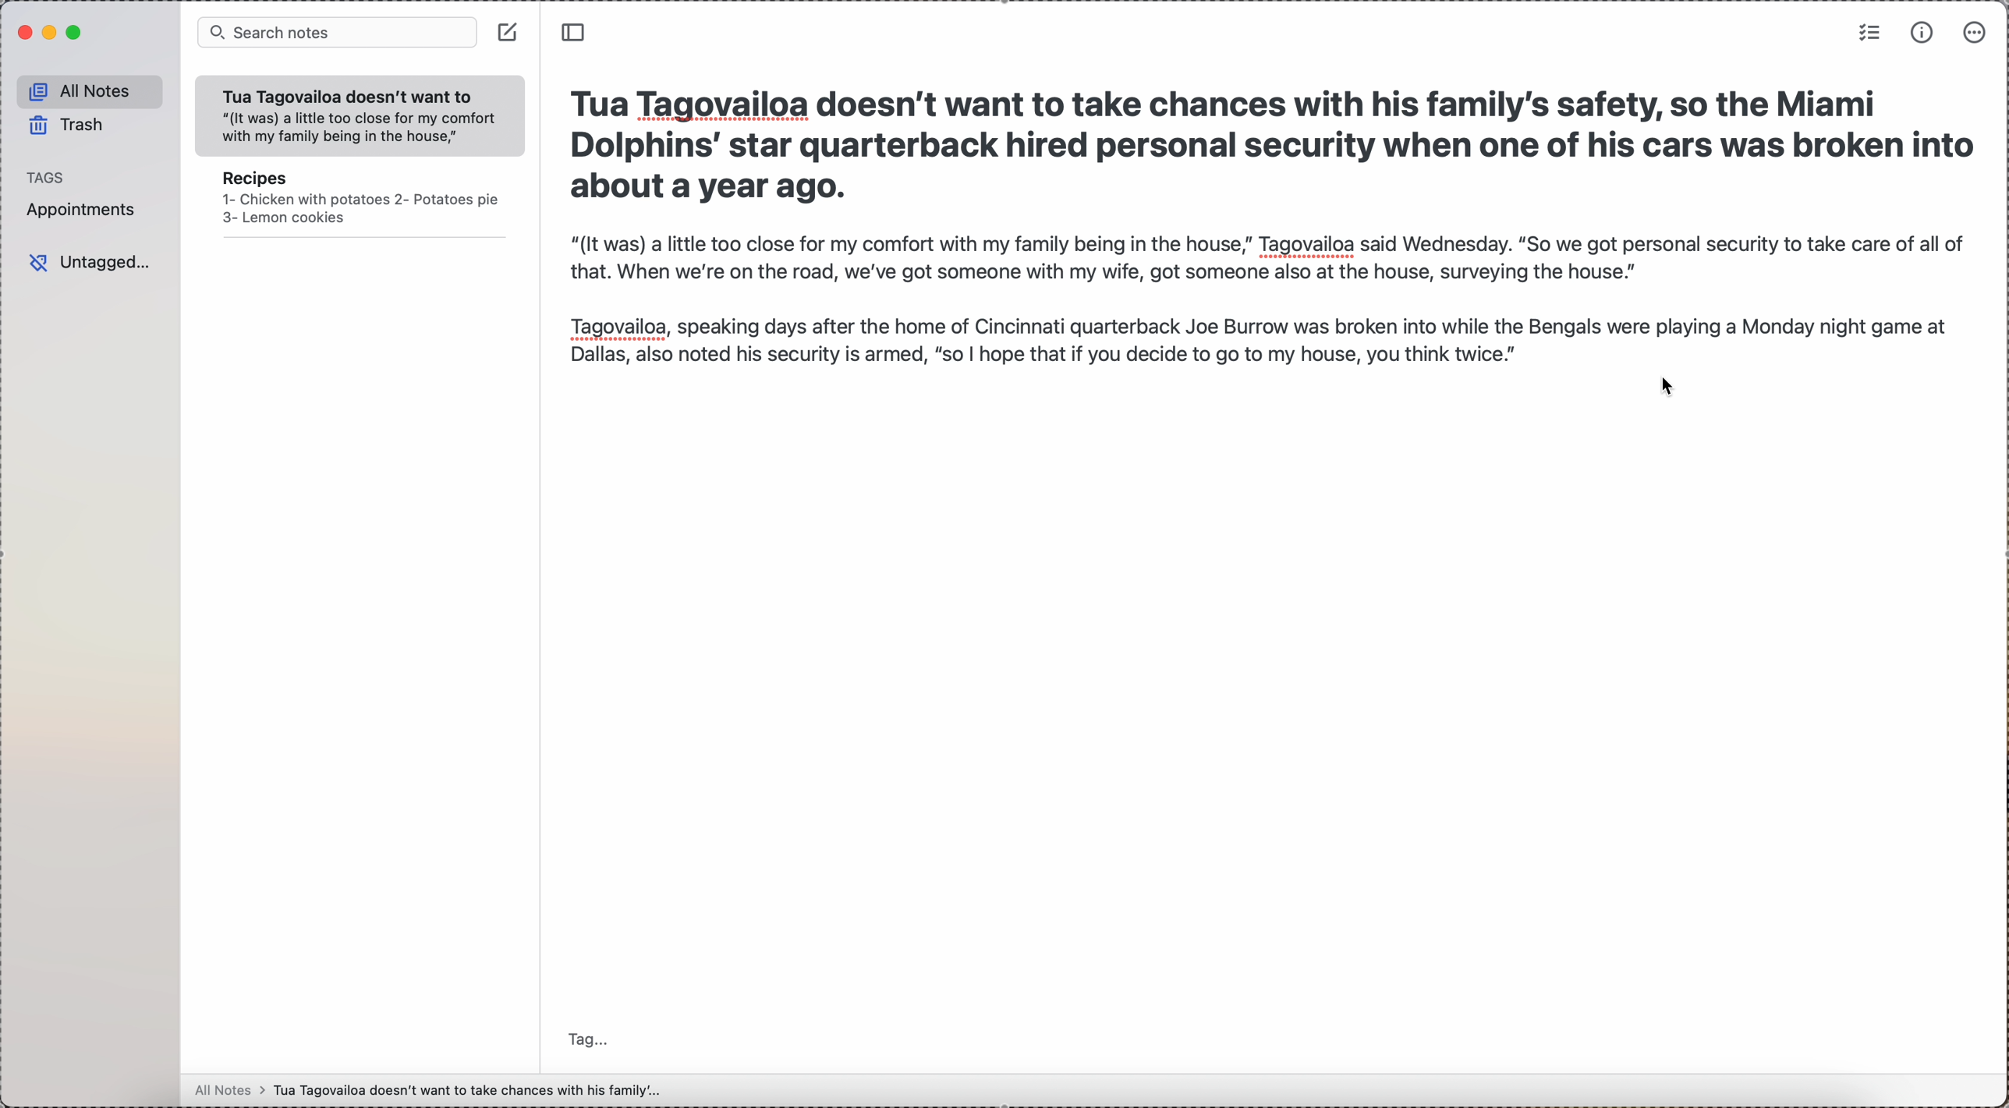  I want to click on appointments, so click(89, 210).